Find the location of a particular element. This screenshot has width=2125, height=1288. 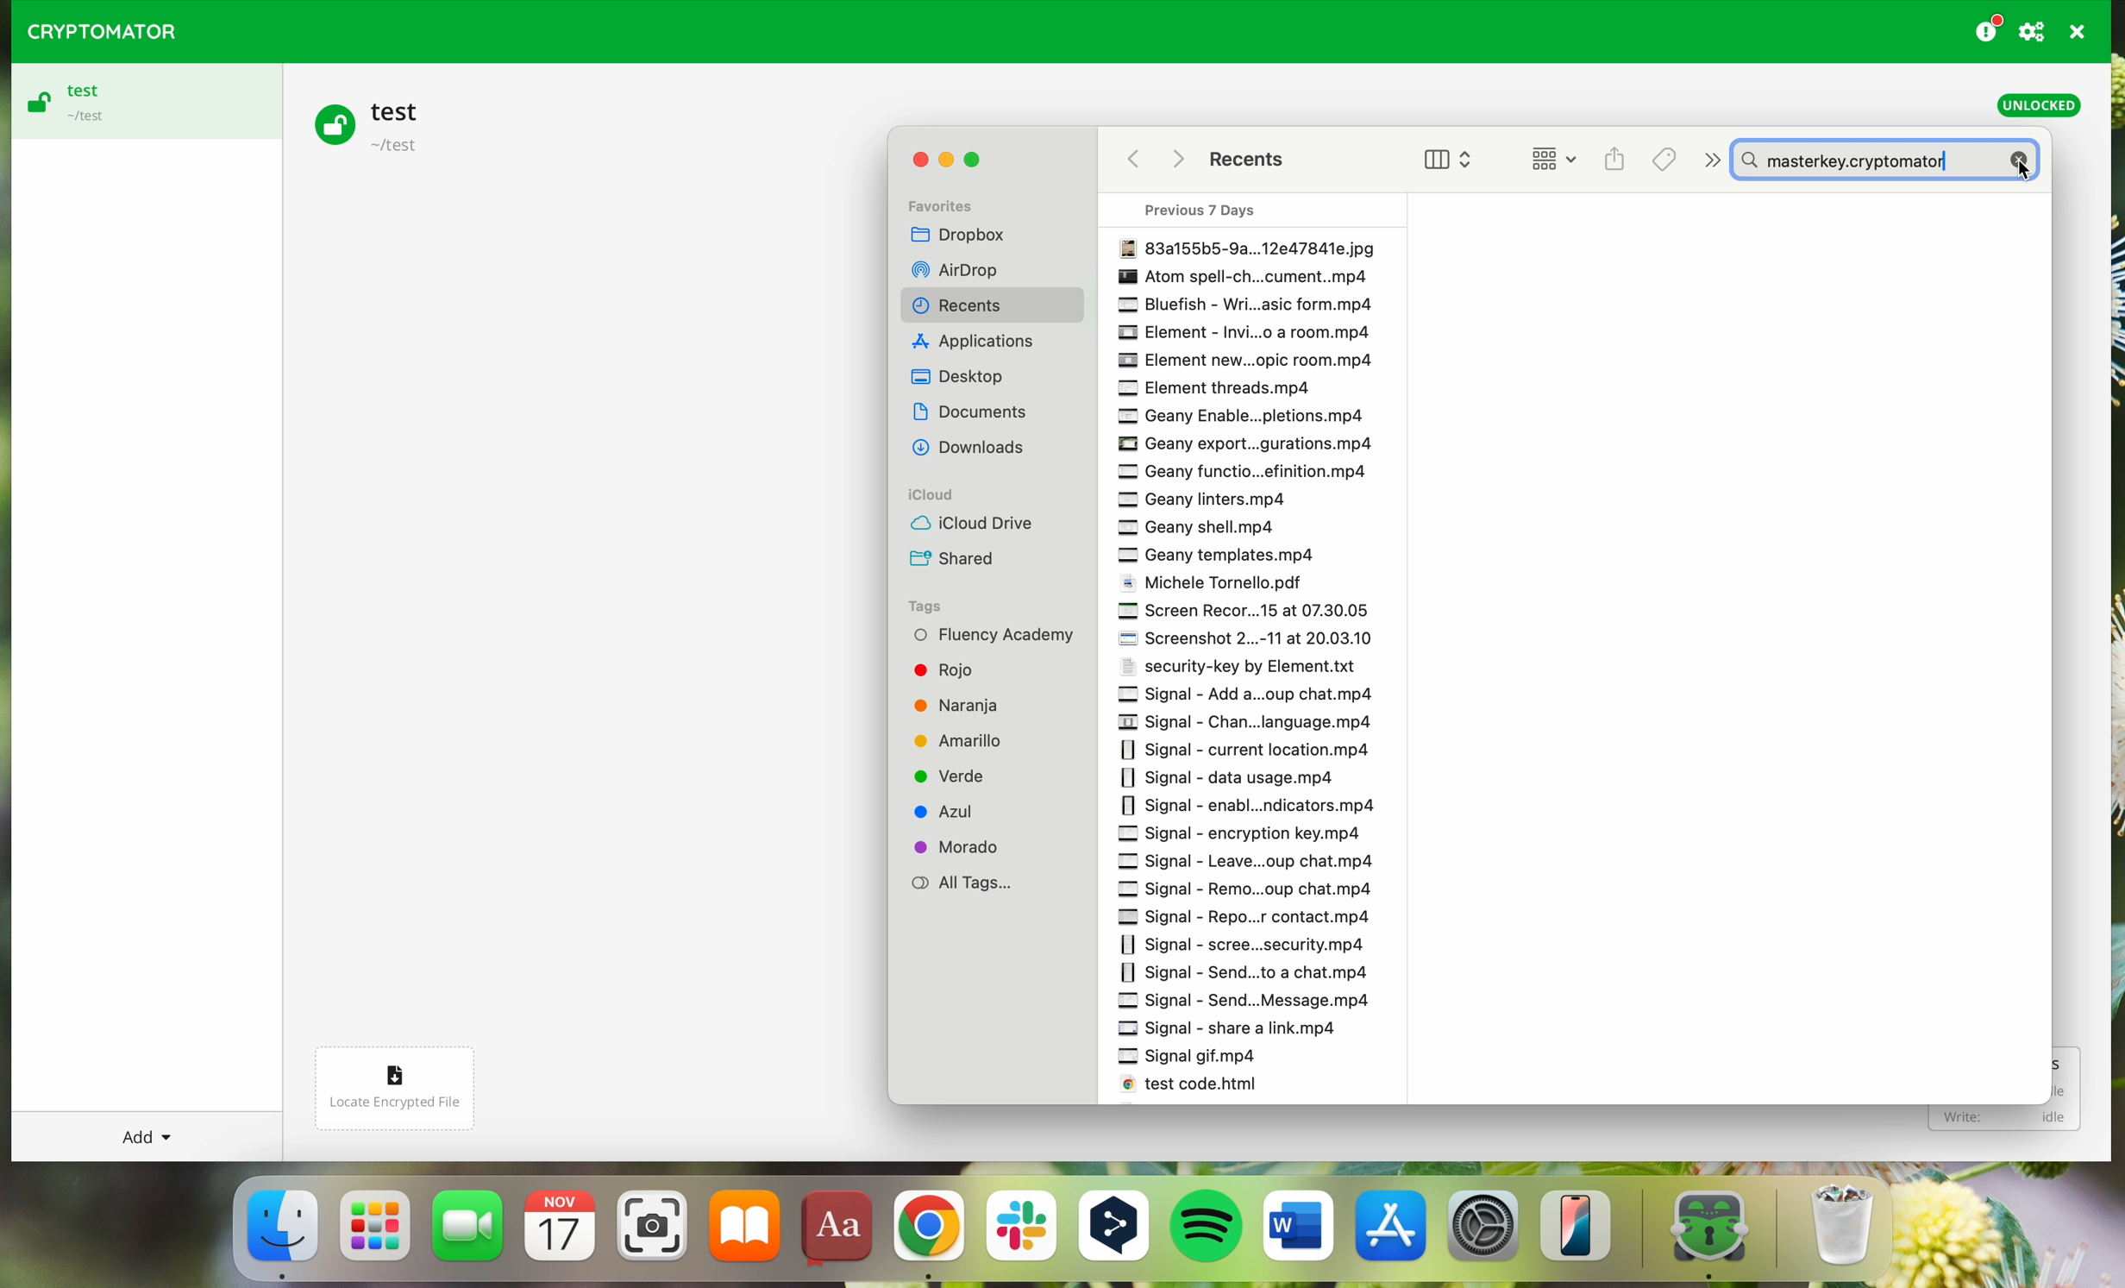

share is located at coordinates (1613, 155).